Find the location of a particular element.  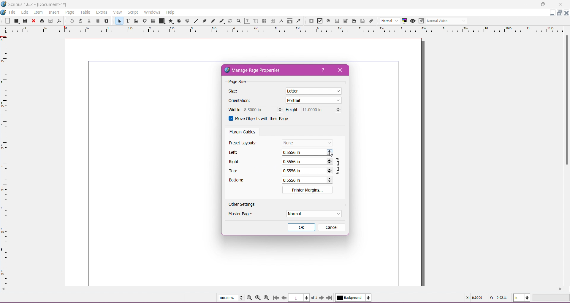

Vertical Scroll Bar is located at coordinates (566, 101).